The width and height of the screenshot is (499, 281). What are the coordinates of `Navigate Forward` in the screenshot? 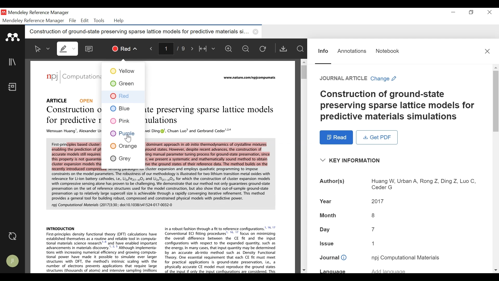 It's located at (192, 49).